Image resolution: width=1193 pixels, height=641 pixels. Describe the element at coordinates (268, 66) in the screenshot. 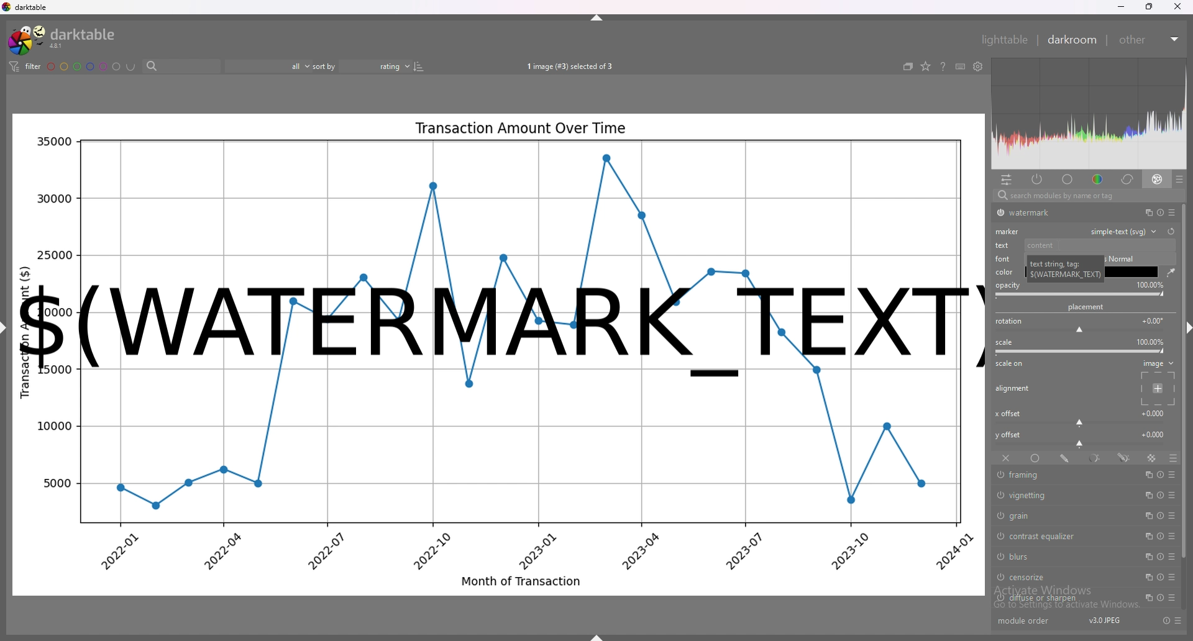

I see `filter by rating` at that location.